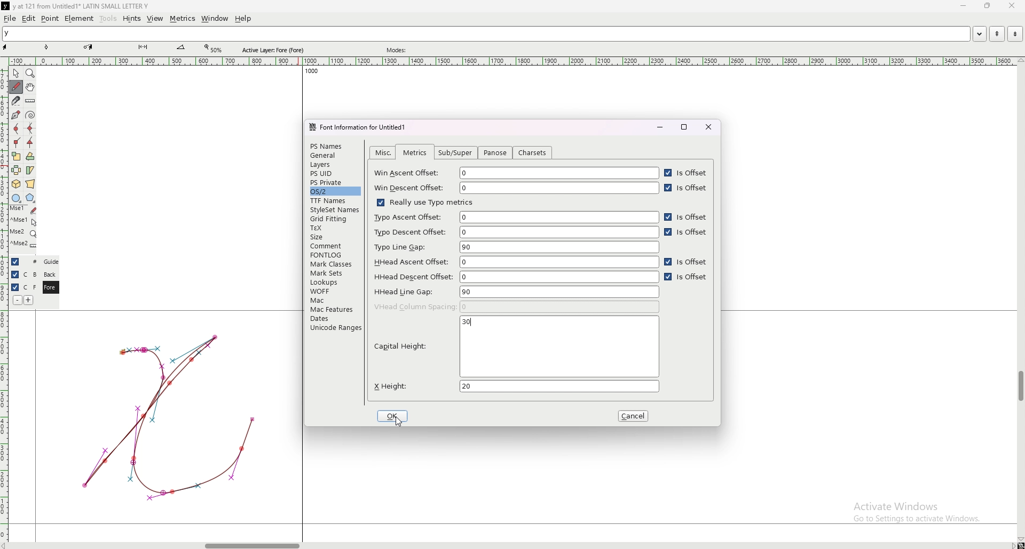 The image size is (1025, 549). Describe the element at coordinates (394, 416) in the screenshot. I see `ok` at that location.